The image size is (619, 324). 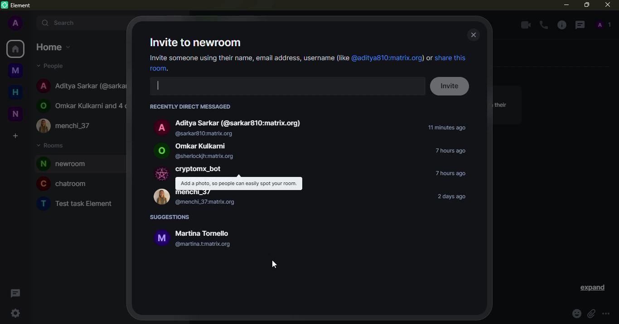 What do you see at coordinates (524, 25) in the screenshot?
I see `video call` at bounding box center [524, 25].